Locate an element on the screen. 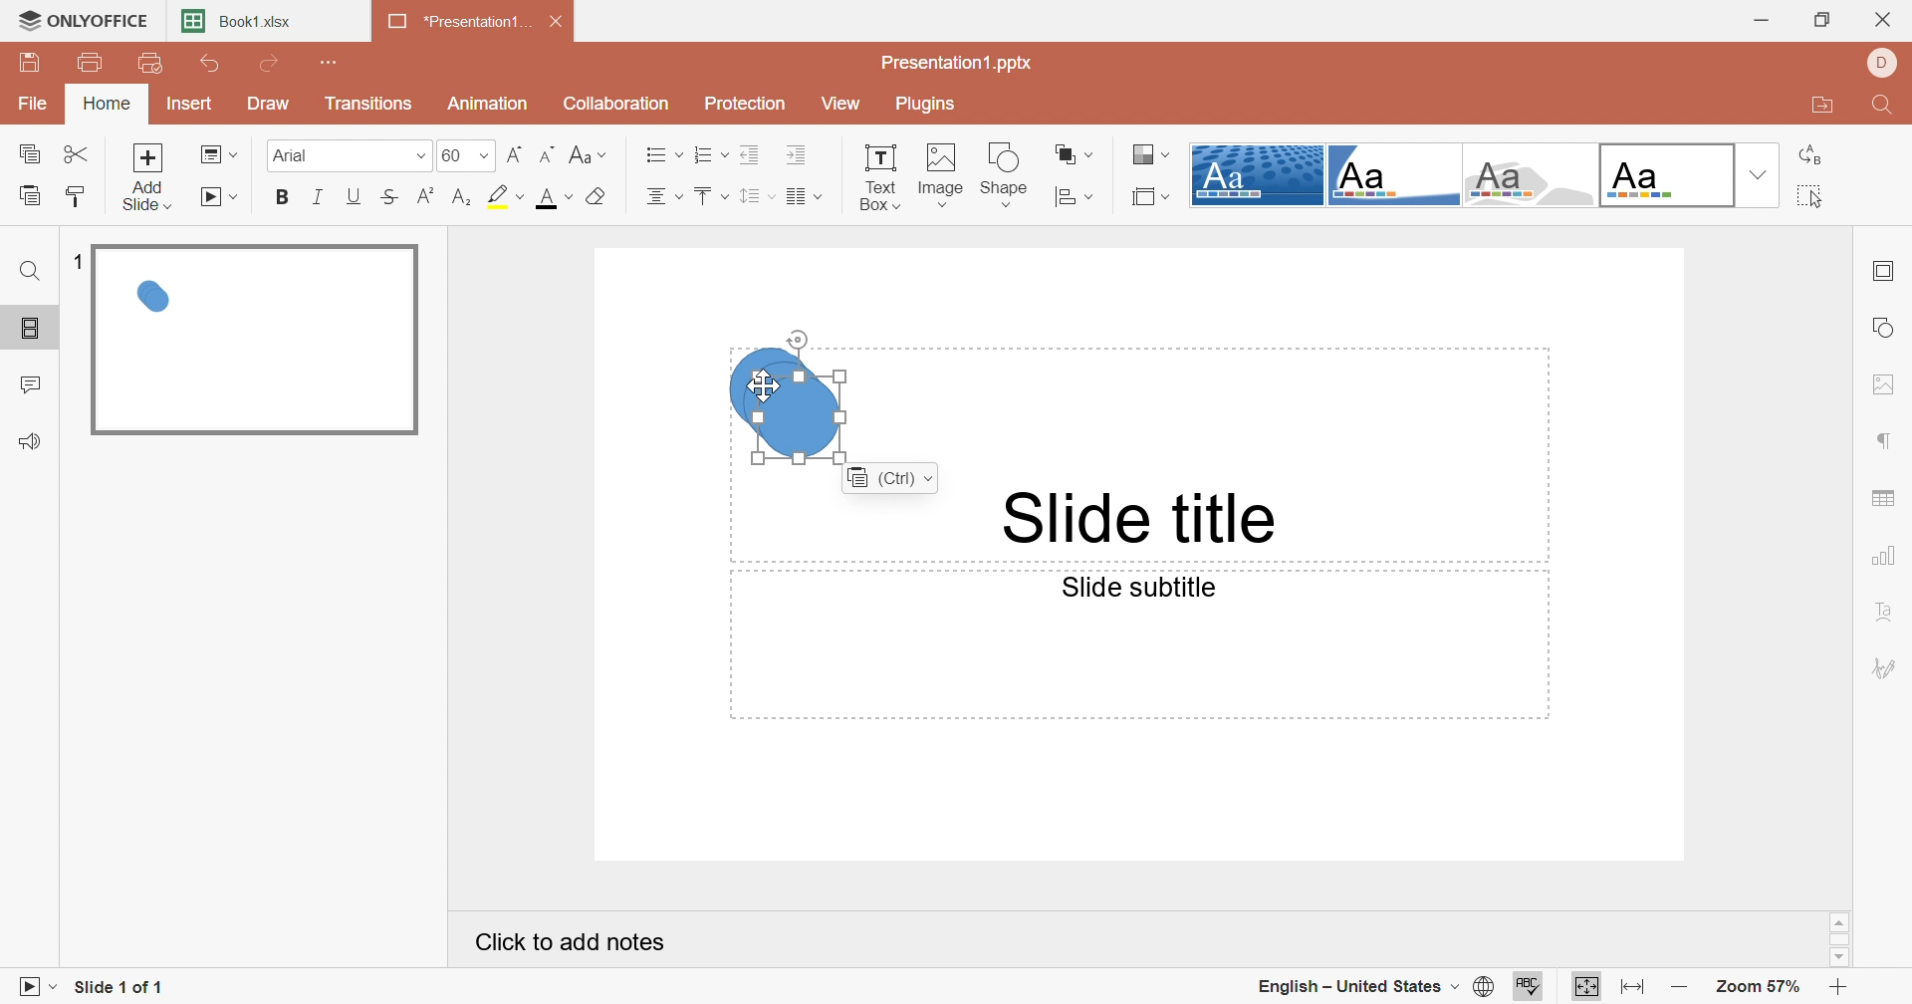 Image resolution: width=1912 pixels, height=1004 pixels. Copy is located at coordinates (29, 154).